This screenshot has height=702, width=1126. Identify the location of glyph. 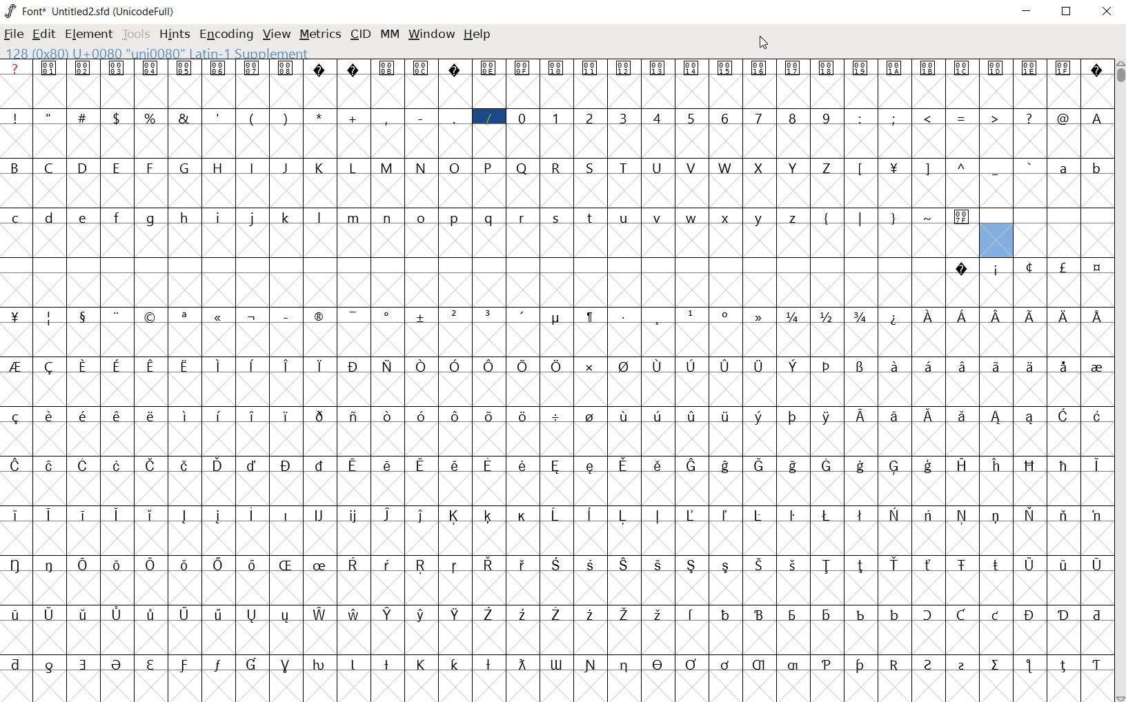
(555, 169).